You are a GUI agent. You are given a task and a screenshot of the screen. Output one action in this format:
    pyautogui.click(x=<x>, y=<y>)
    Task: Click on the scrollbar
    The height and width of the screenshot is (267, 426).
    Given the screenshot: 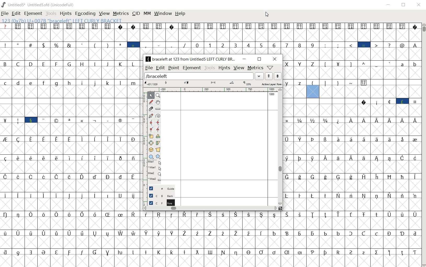 What is the action you would take?
    pyautogui.click(x=211, y=208)
    